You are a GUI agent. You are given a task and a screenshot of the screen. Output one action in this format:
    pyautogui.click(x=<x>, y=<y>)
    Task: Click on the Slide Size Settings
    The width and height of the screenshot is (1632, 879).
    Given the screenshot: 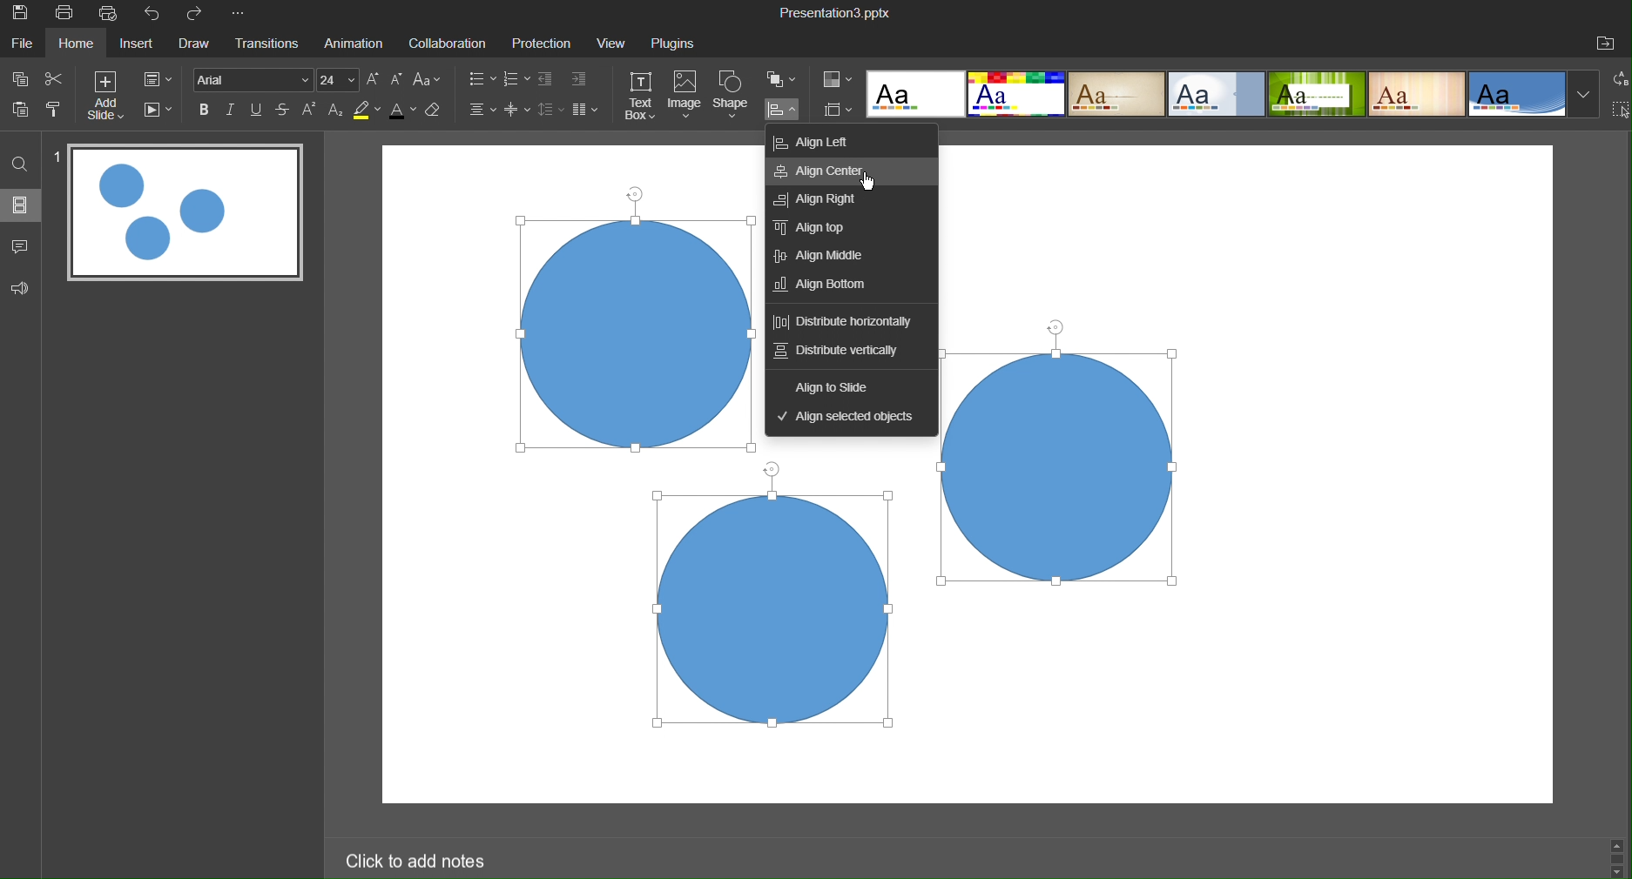 What is the action you would take?
    pyautogui.click(x=839, y=110)
    